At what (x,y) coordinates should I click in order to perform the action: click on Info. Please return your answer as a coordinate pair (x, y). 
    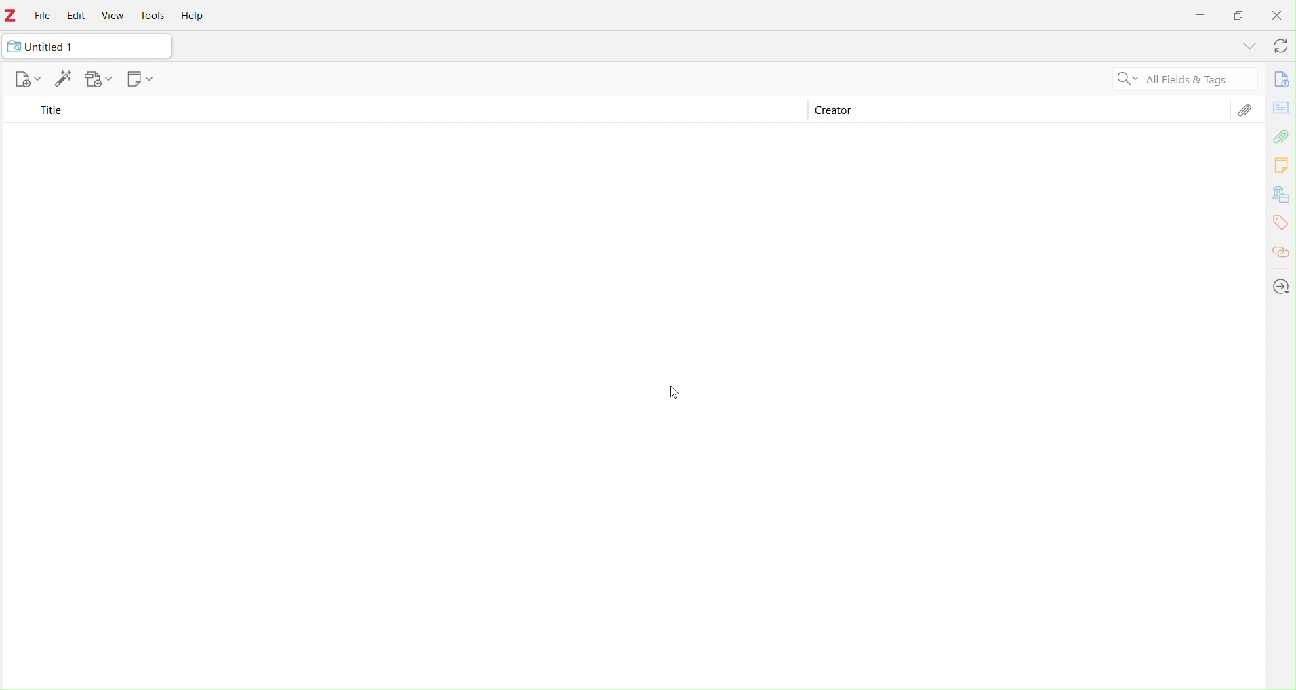
    Looking at the image, I should click on (1279, 80).